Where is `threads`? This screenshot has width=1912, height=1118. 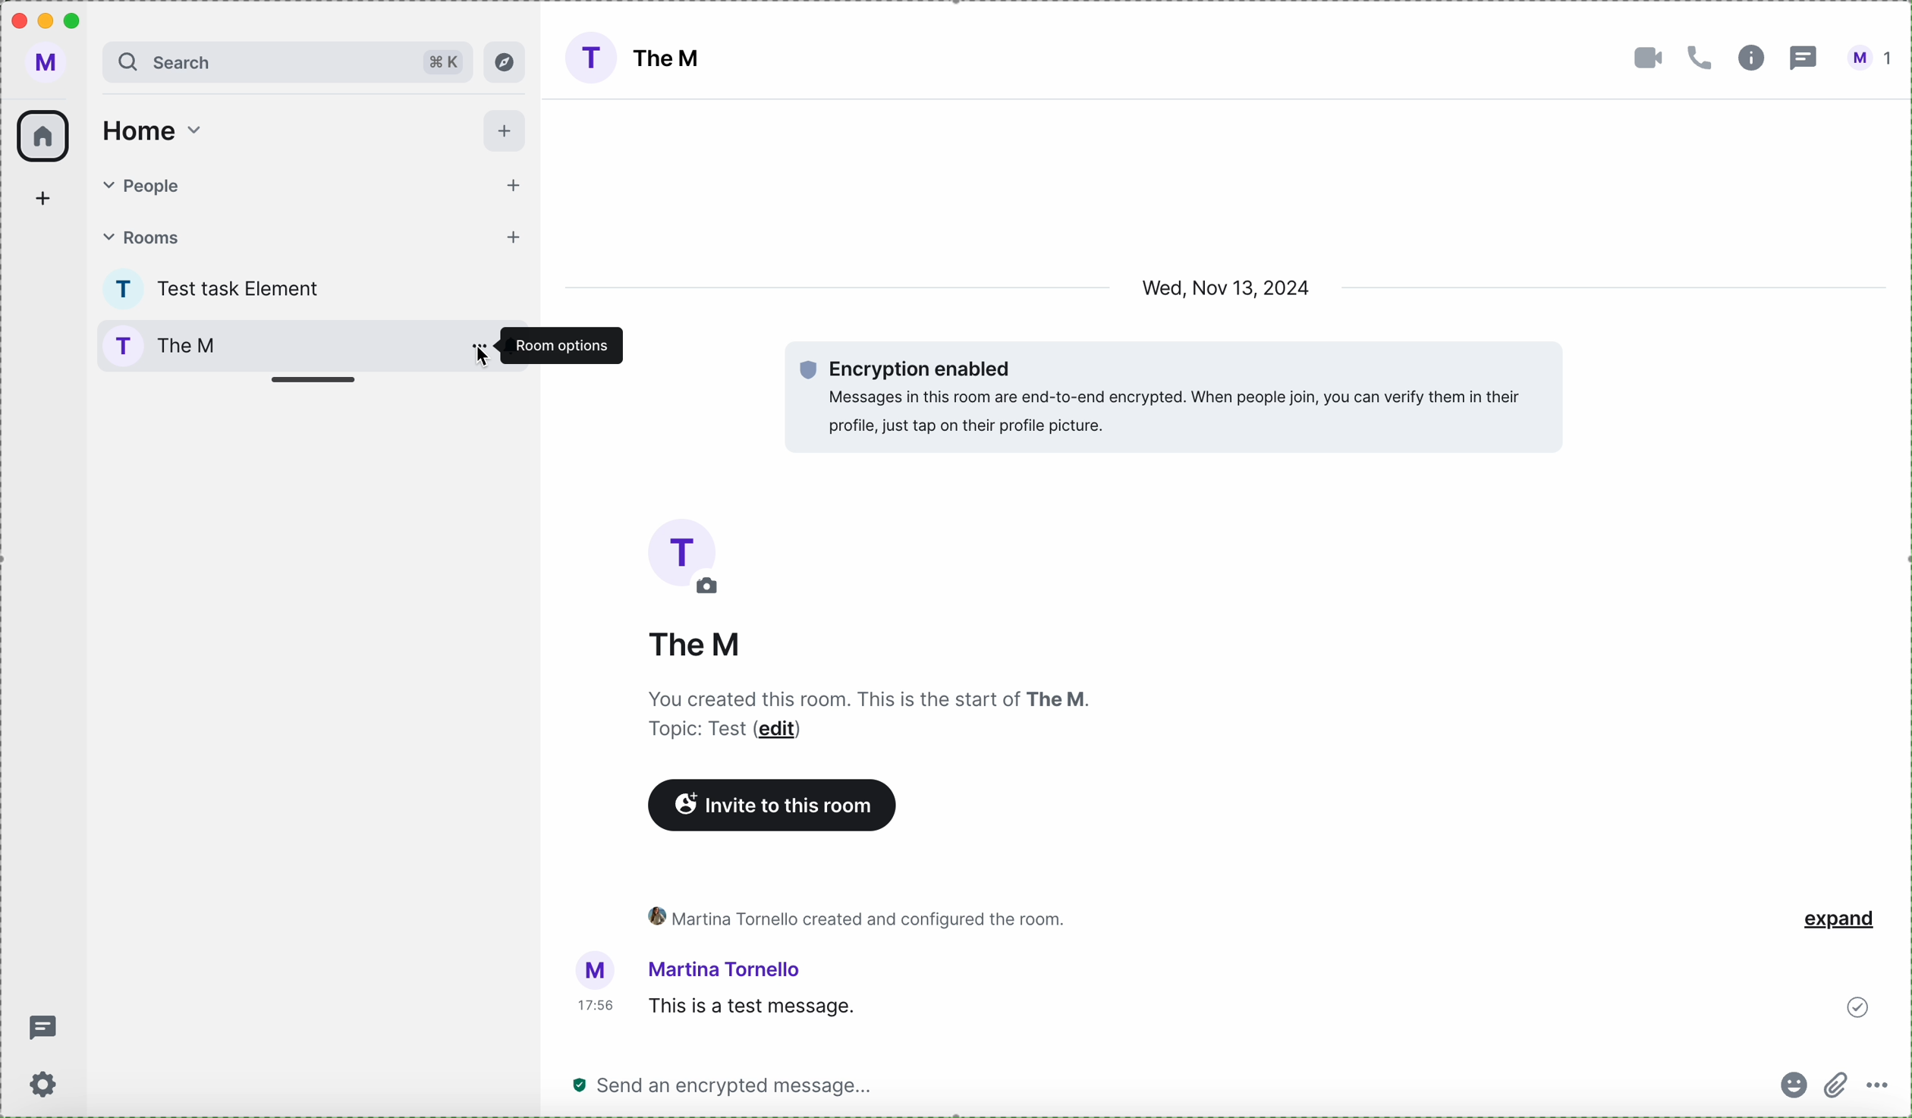
threads is located at coordinates (42, 1028).